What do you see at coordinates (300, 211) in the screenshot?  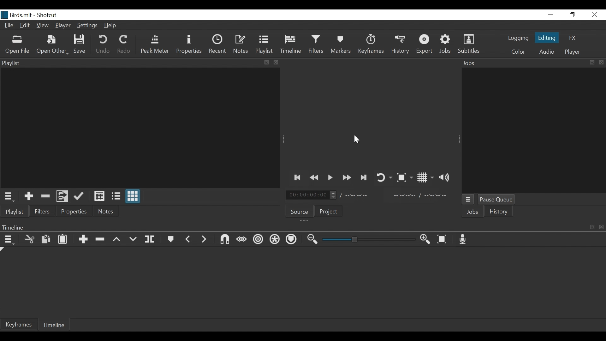 I see `Source` at bounding box center [300, 211].